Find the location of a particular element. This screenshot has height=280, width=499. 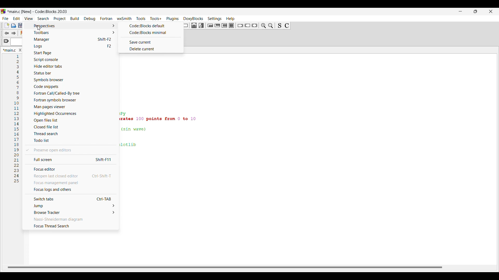

Focus logs and others is located at coordinates (71, 190).